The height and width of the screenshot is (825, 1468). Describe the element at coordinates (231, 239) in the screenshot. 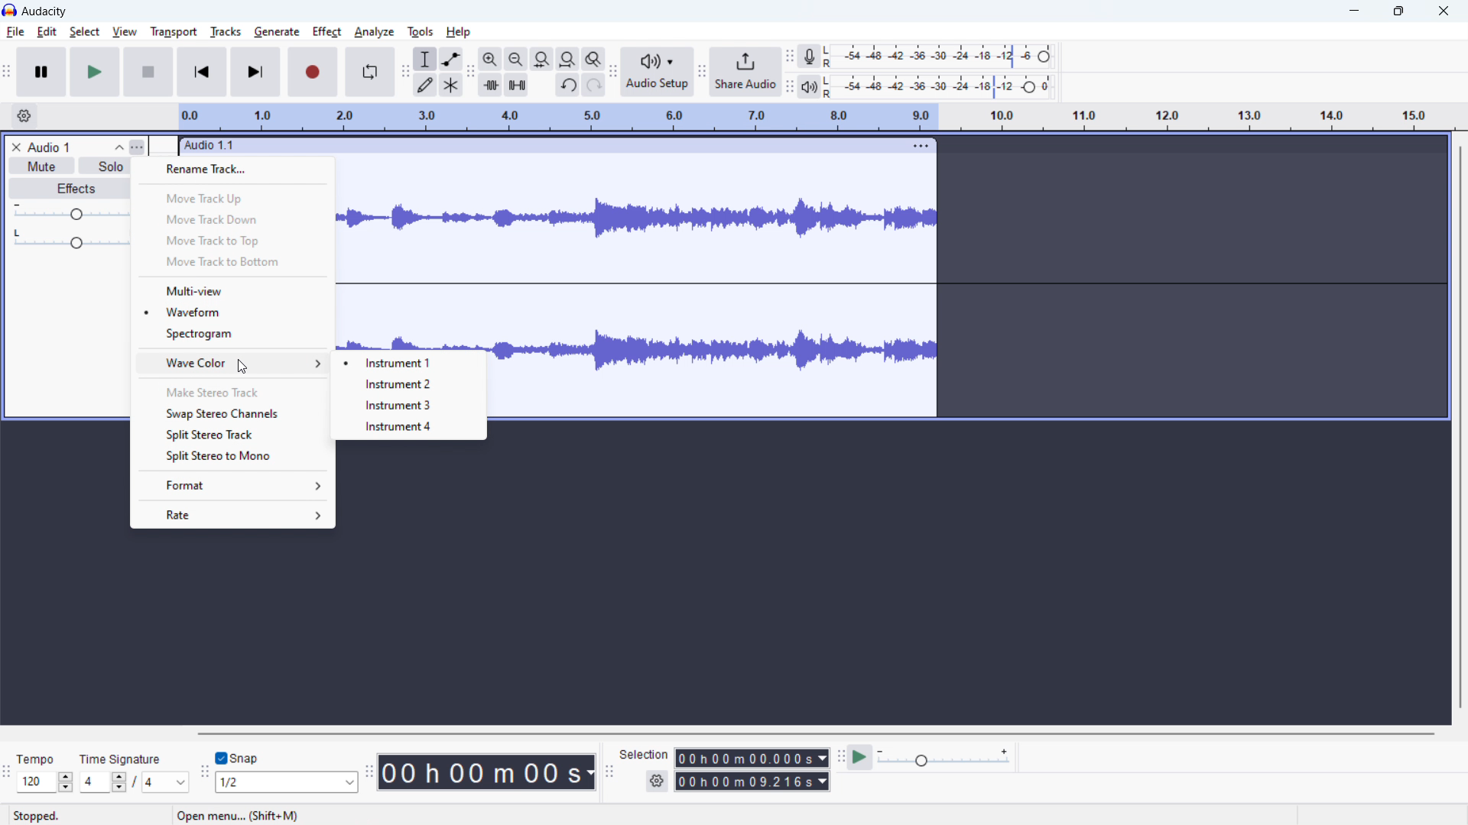

I see `move track to top` at that location.